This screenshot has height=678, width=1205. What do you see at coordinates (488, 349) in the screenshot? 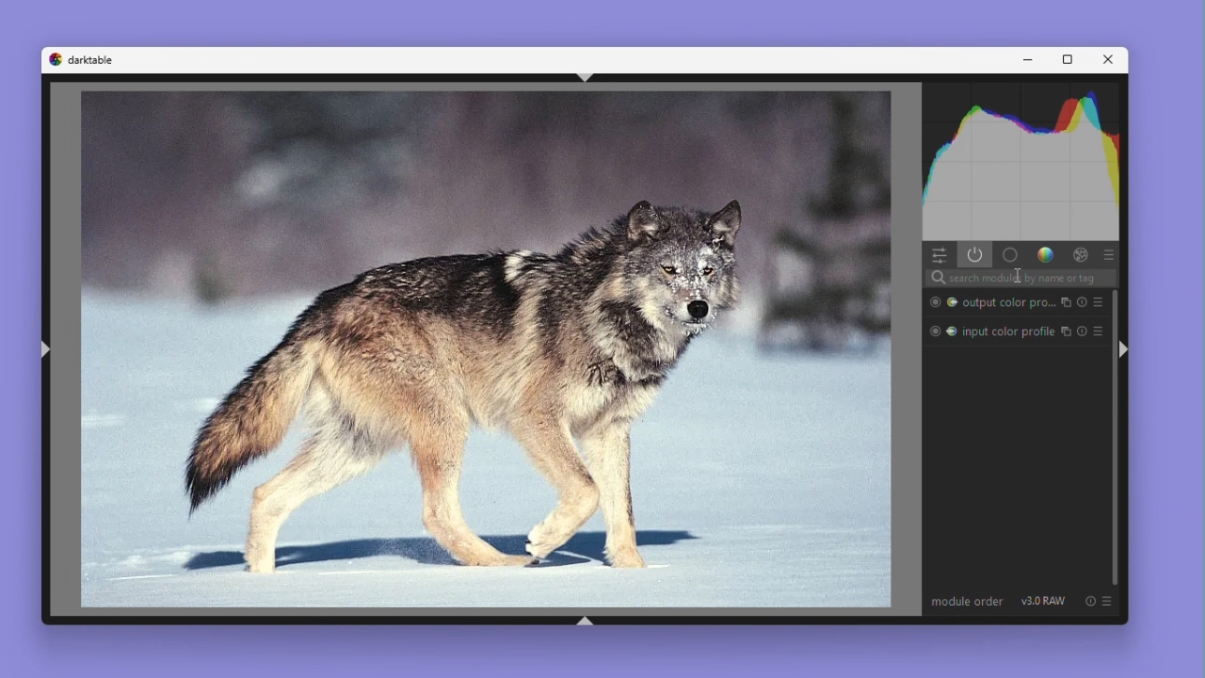
I see `Image` at bounding box center [488, 349].